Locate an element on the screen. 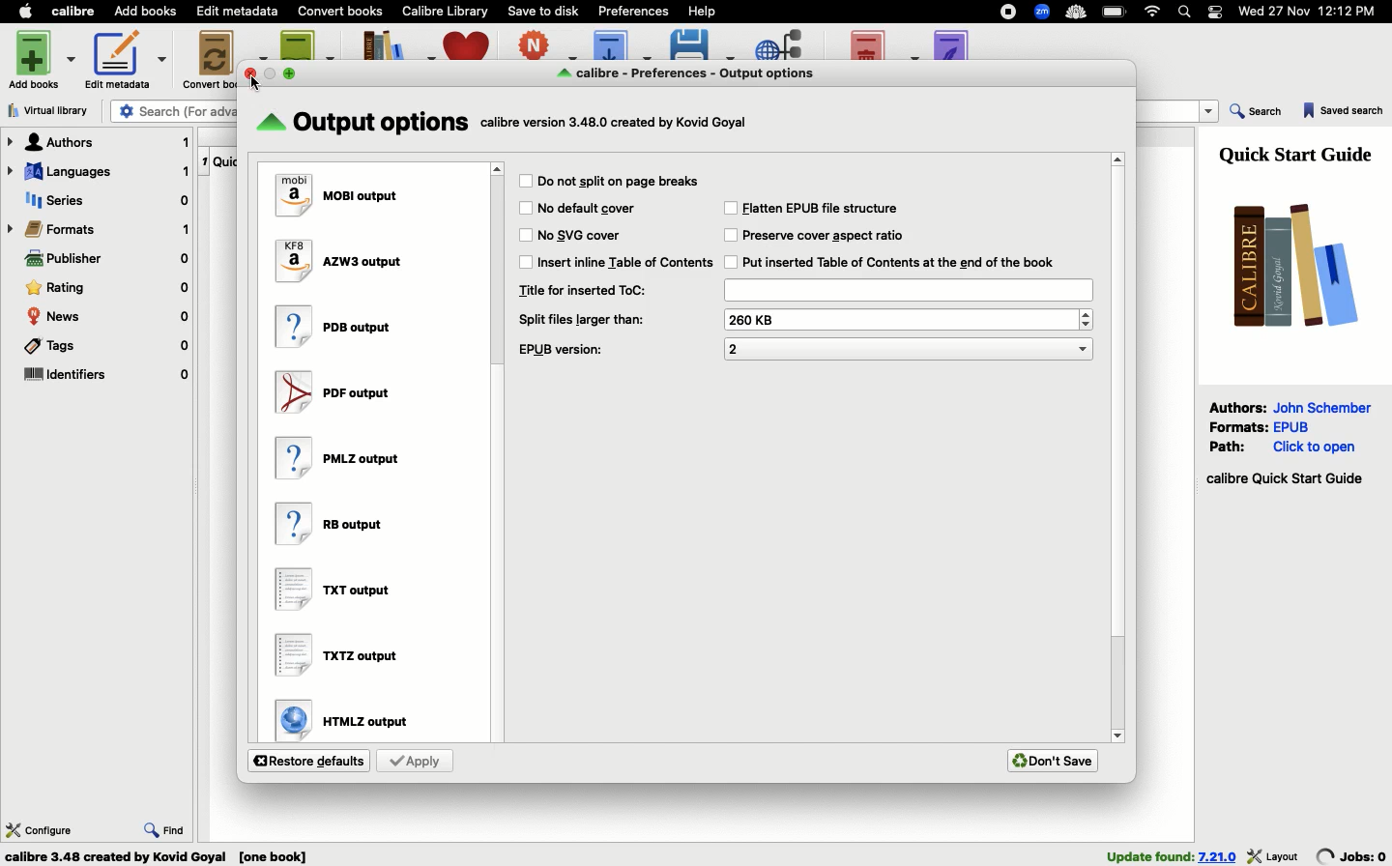 This screenshot has height=866, width=1392. Authors is located at coordinates (99, 142).